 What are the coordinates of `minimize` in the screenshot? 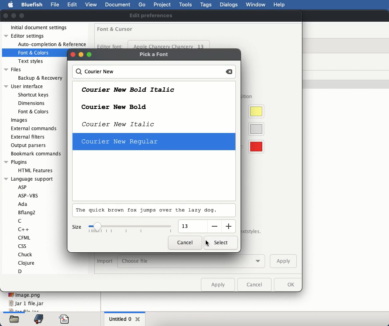 It's located at (14, 16).